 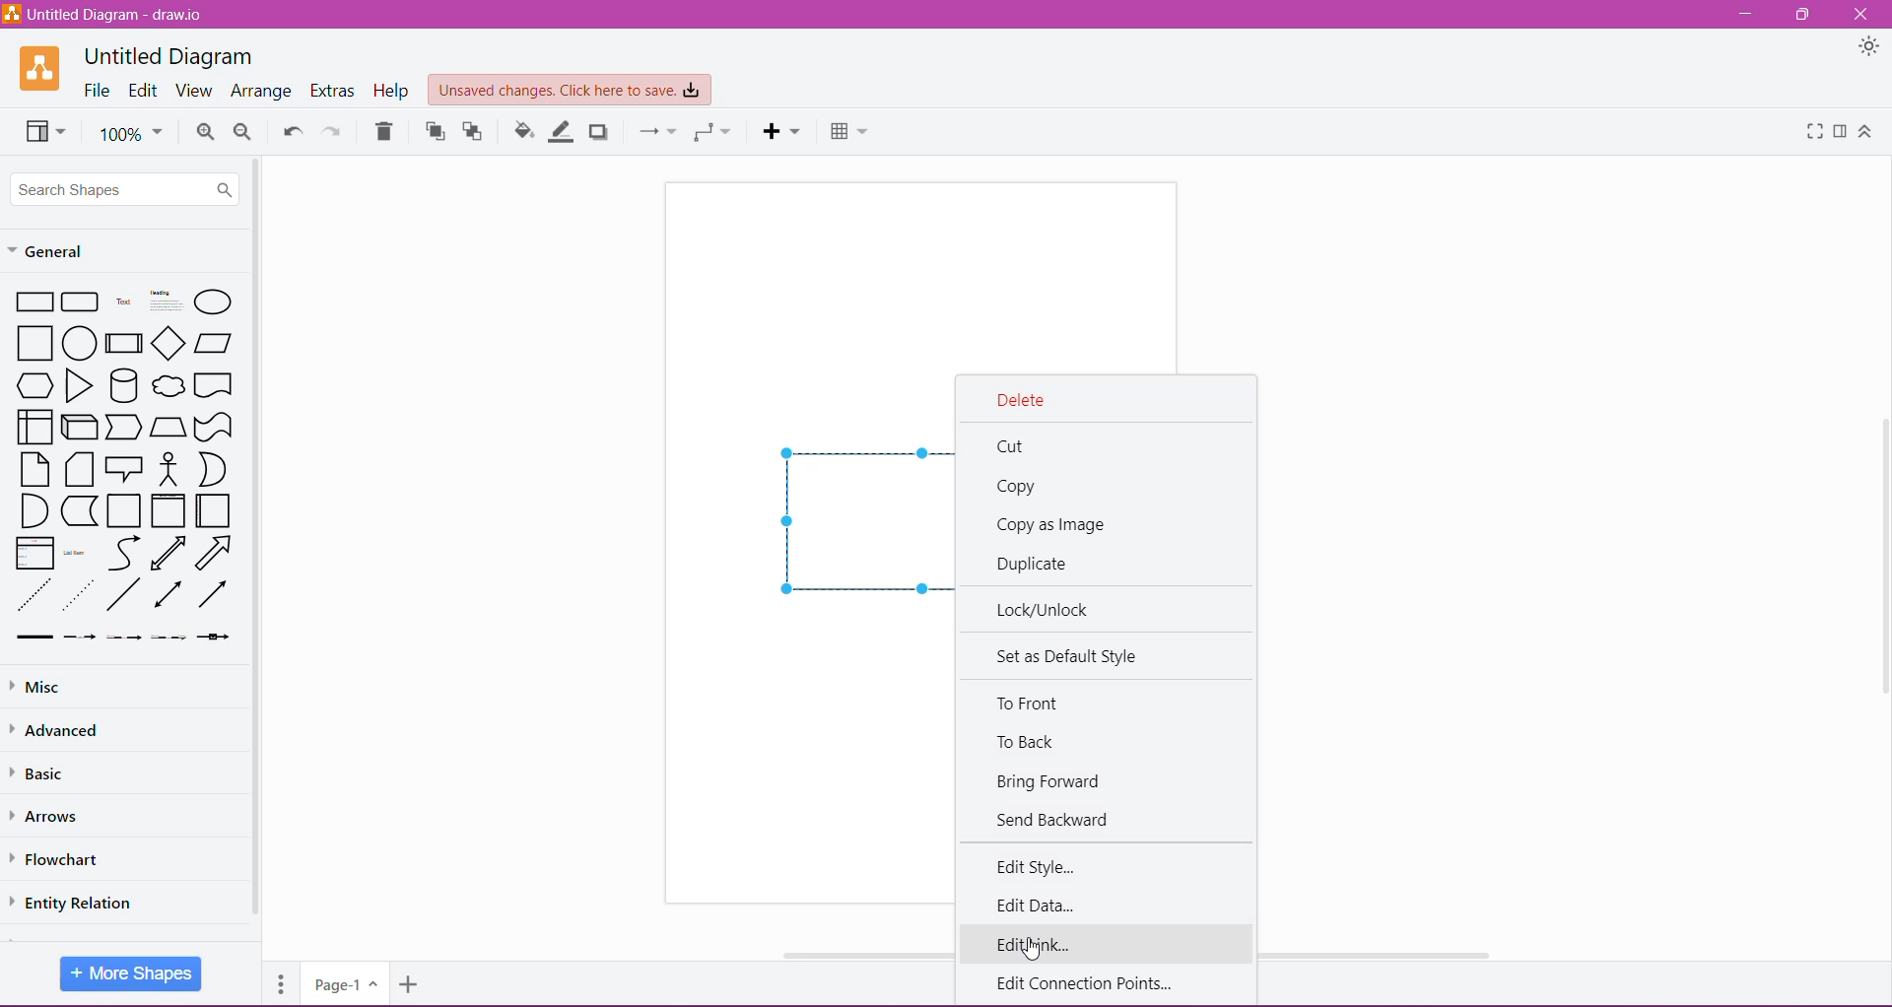 What do you see at coordinates (1883, 585) in the screenshot?
I see `scroll bar` at bounding box center [1883, 585].